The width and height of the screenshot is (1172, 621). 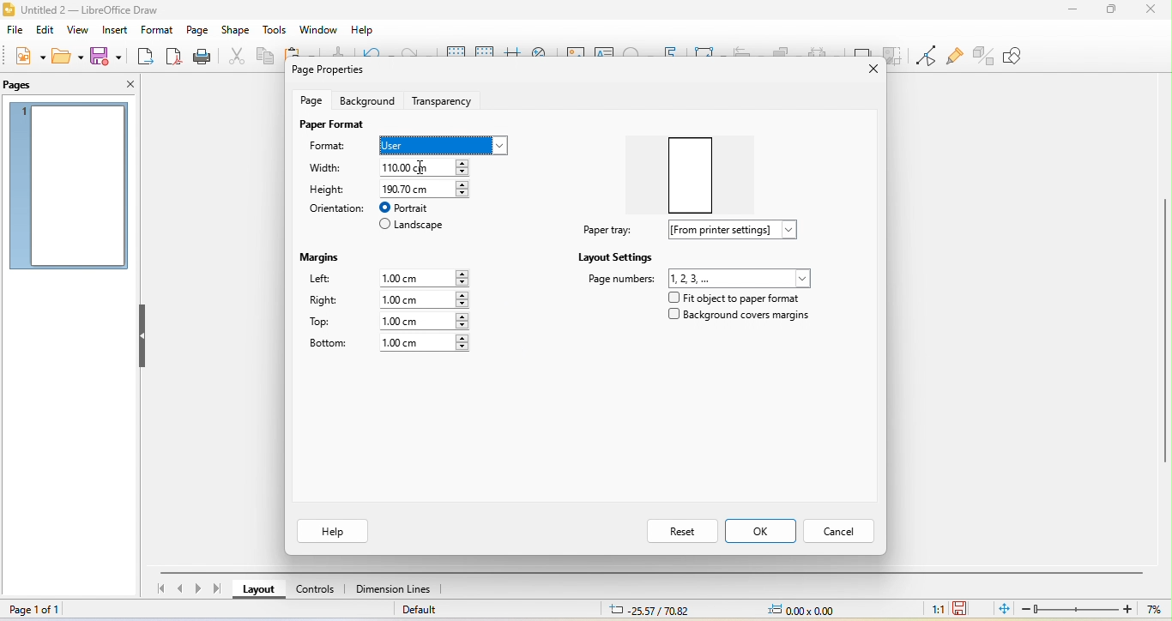 I want to click on page, so click(x=196, y=30).